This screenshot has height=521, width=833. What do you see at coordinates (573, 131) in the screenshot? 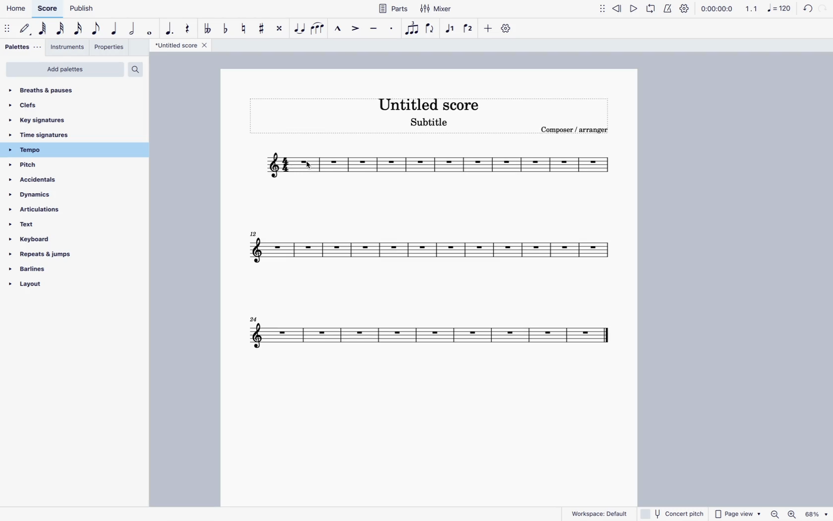
I see `composer / arranger` at bounding box center [573, 131].